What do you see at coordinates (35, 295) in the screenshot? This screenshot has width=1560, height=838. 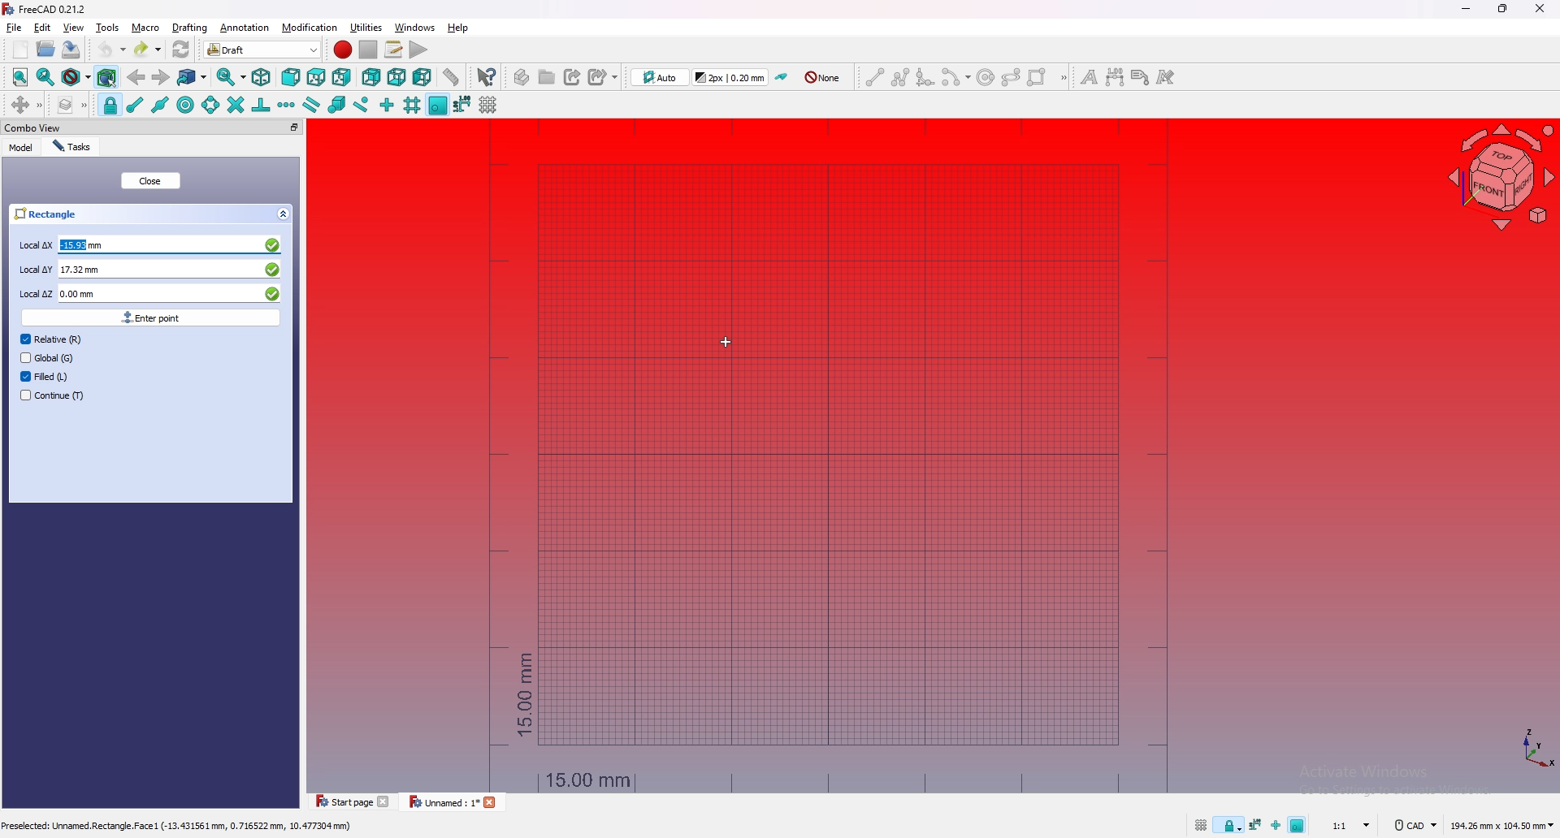 I see `local Δz` at bounding box center [35, 295].